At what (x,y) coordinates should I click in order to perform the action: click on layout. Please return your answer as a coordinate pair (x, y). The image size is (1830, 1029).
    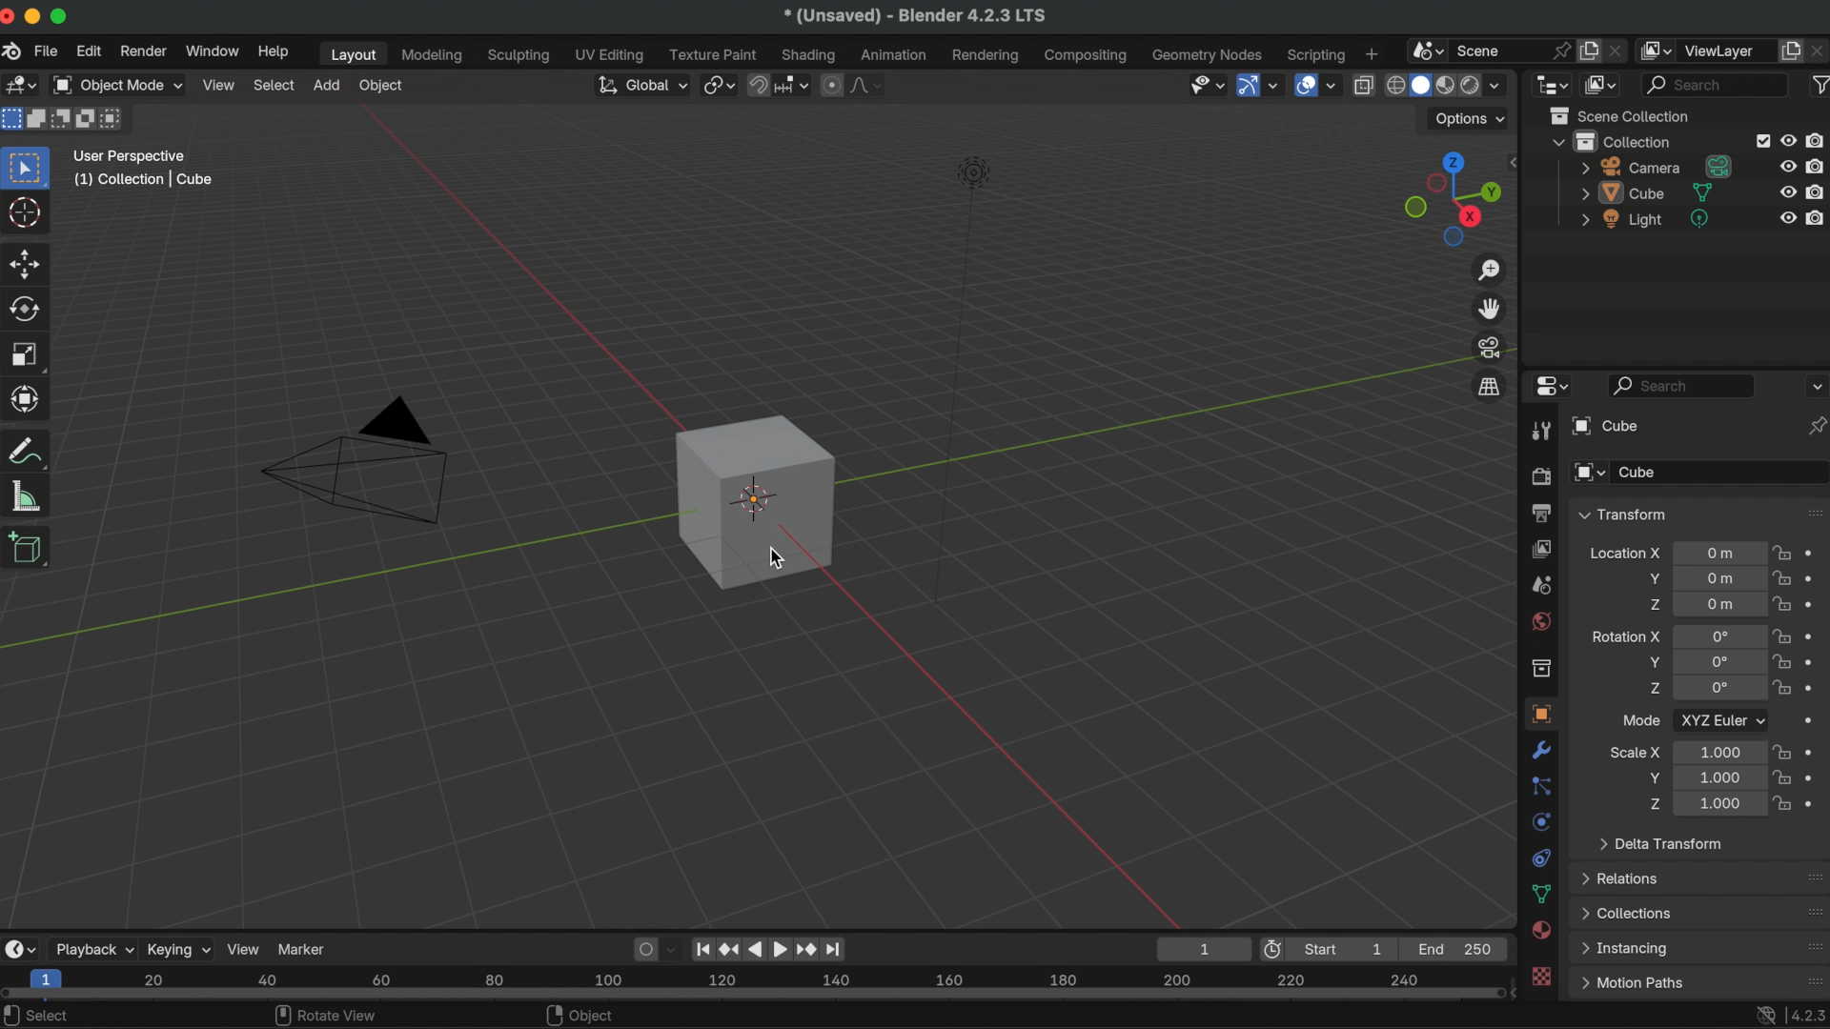
    Looking at the image, I should click on (350, 54).